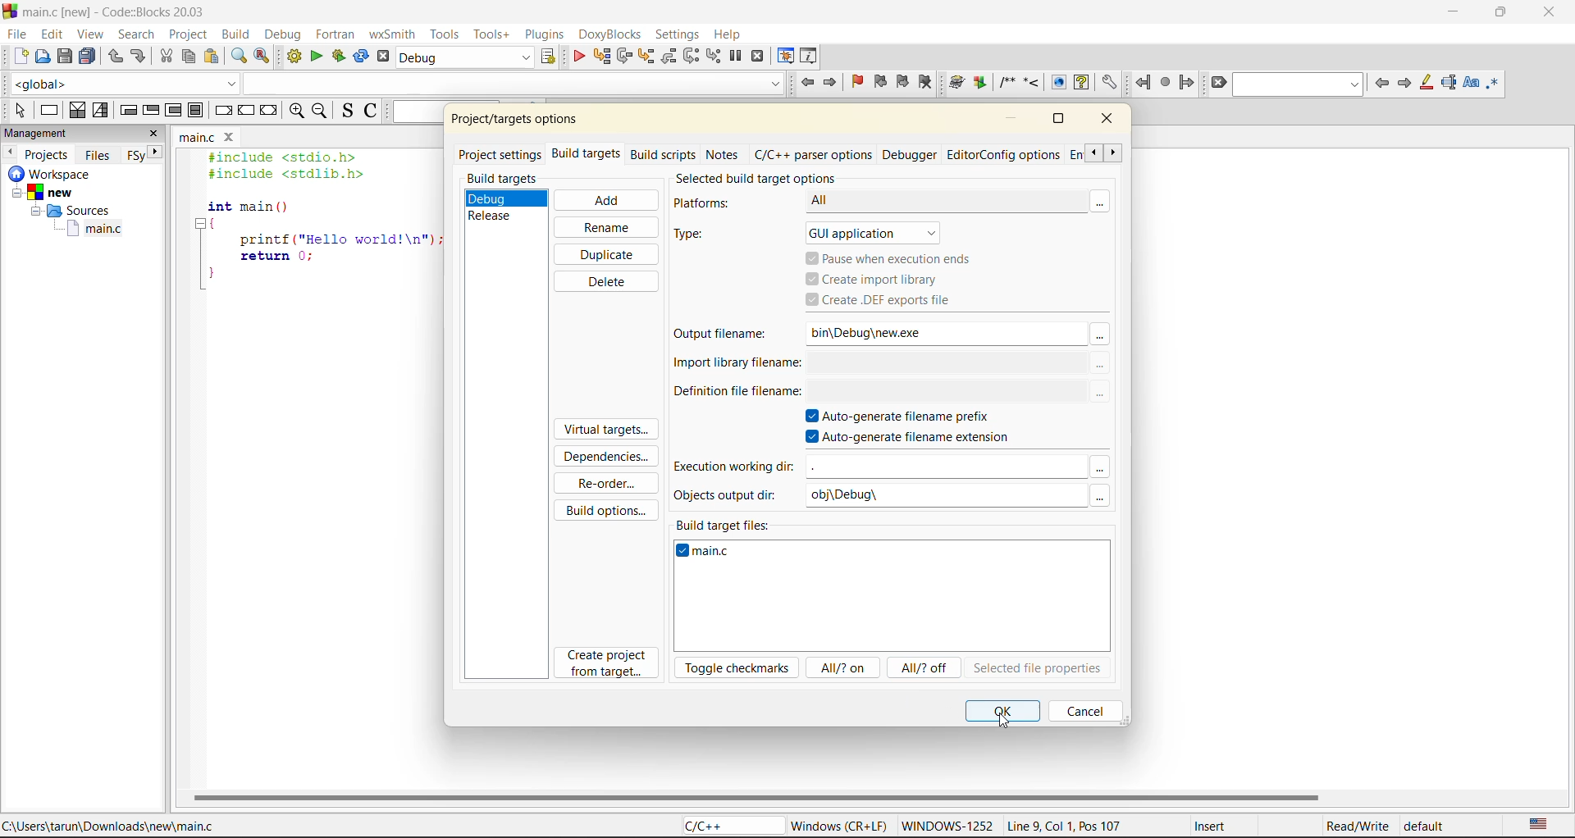 Image resolution: width=1575 pixels, height=838 pixels. I want to click on next, so click(1404, 85).